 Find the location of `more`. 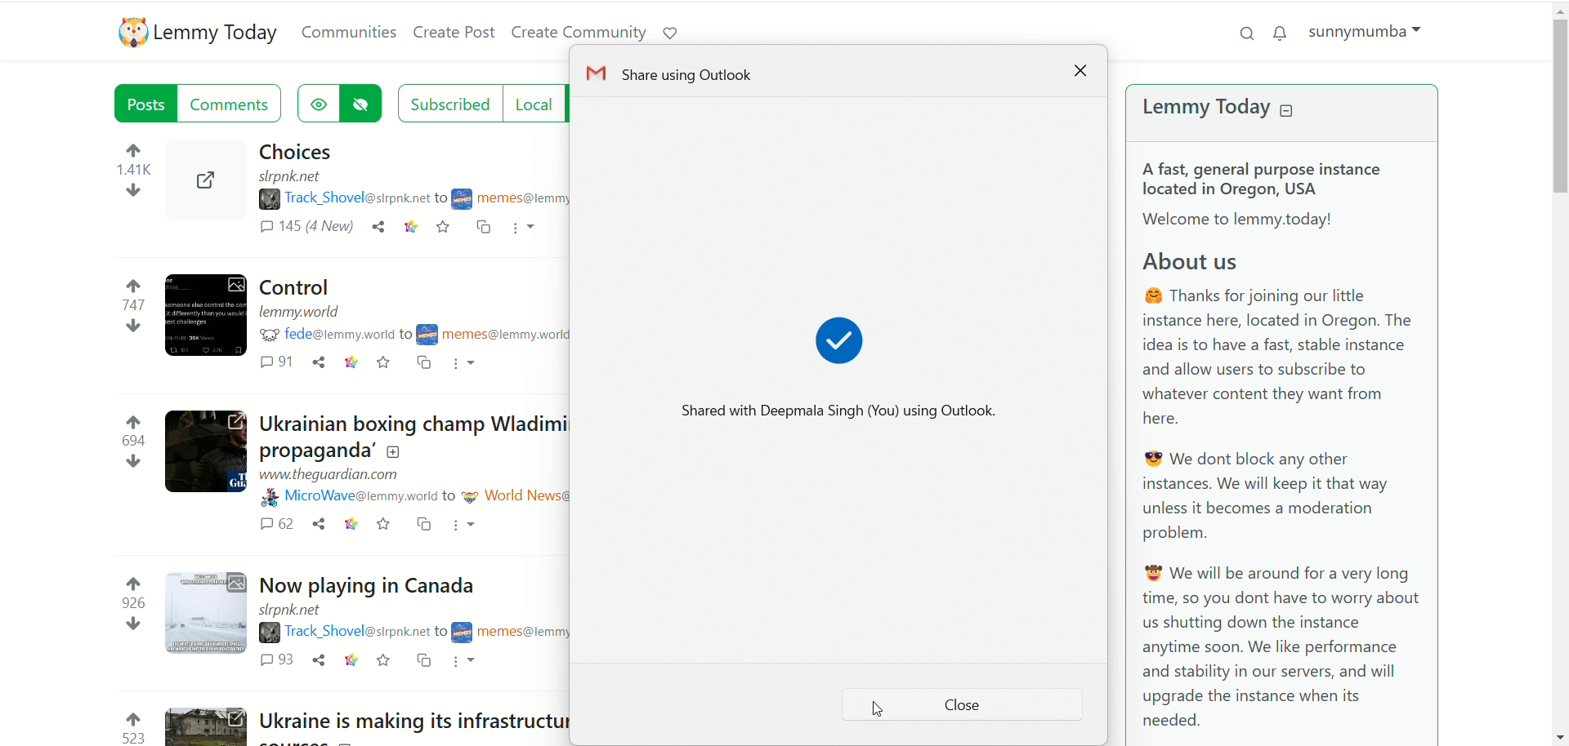

more is located at coordinates (524, 231).